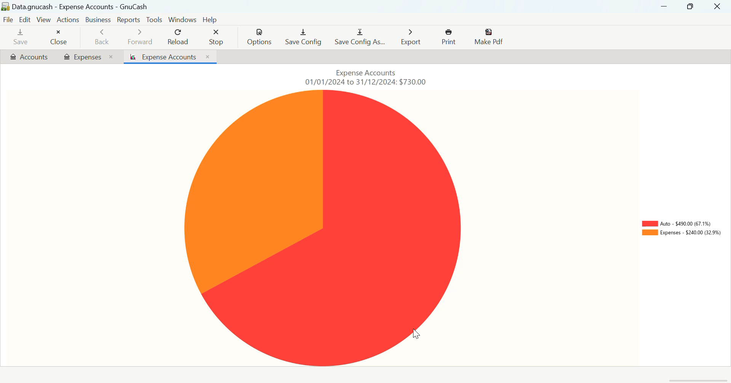 This screenshot has width=731, height=383. What do you see at coordinates (171, 57) in the screenshot?
I see `Expense Accounts Piechart Tab` at bounding box center [171, 57].